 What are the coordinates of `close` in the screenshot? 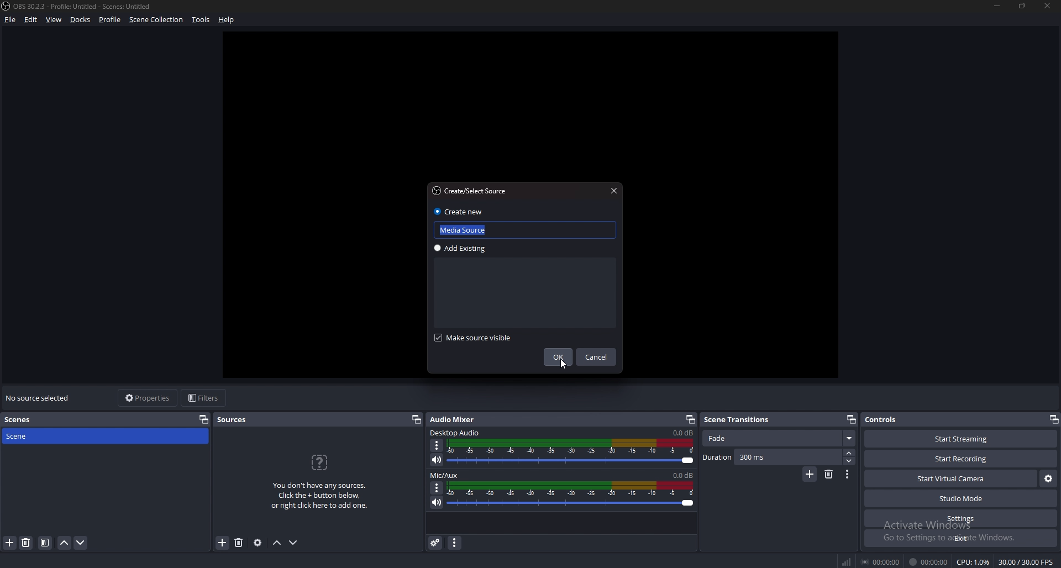 It's located at (1048, 6).